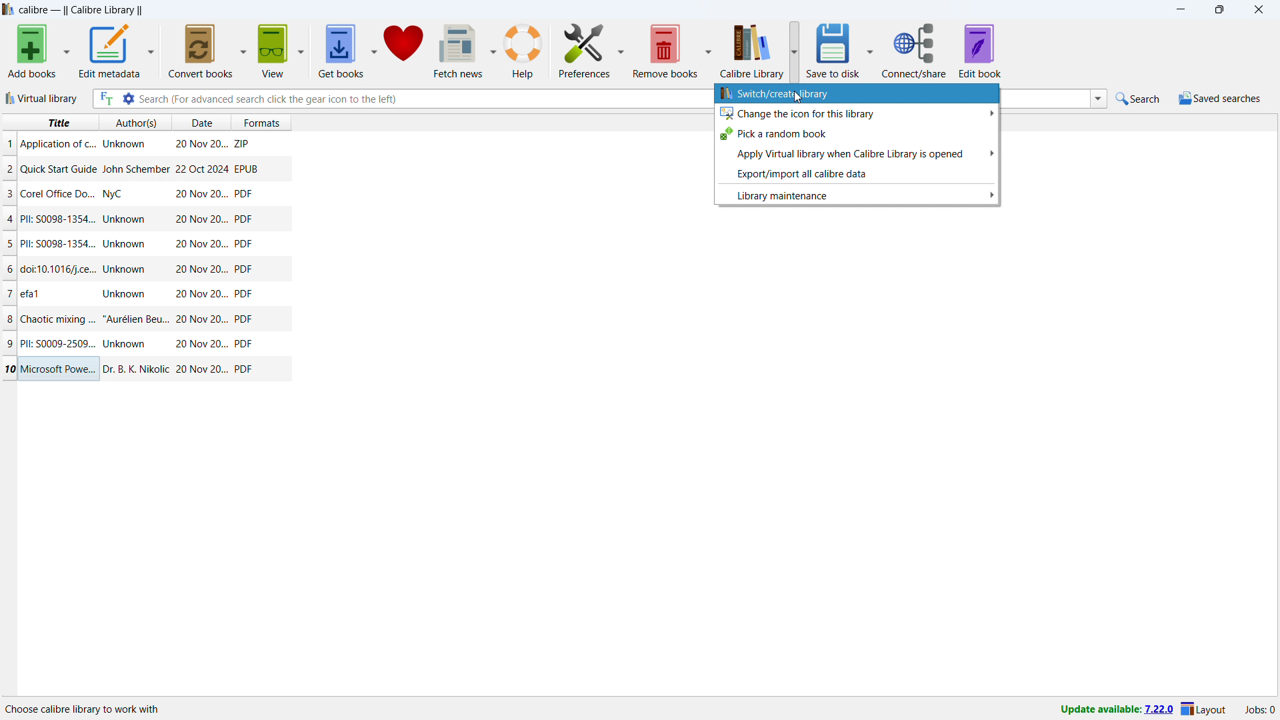 This screenshot has width=1280, height=720. What do you see at coordinates (404, 50) in the screenshot?
I see `donate to calibre` at bounding box center [404, 50].